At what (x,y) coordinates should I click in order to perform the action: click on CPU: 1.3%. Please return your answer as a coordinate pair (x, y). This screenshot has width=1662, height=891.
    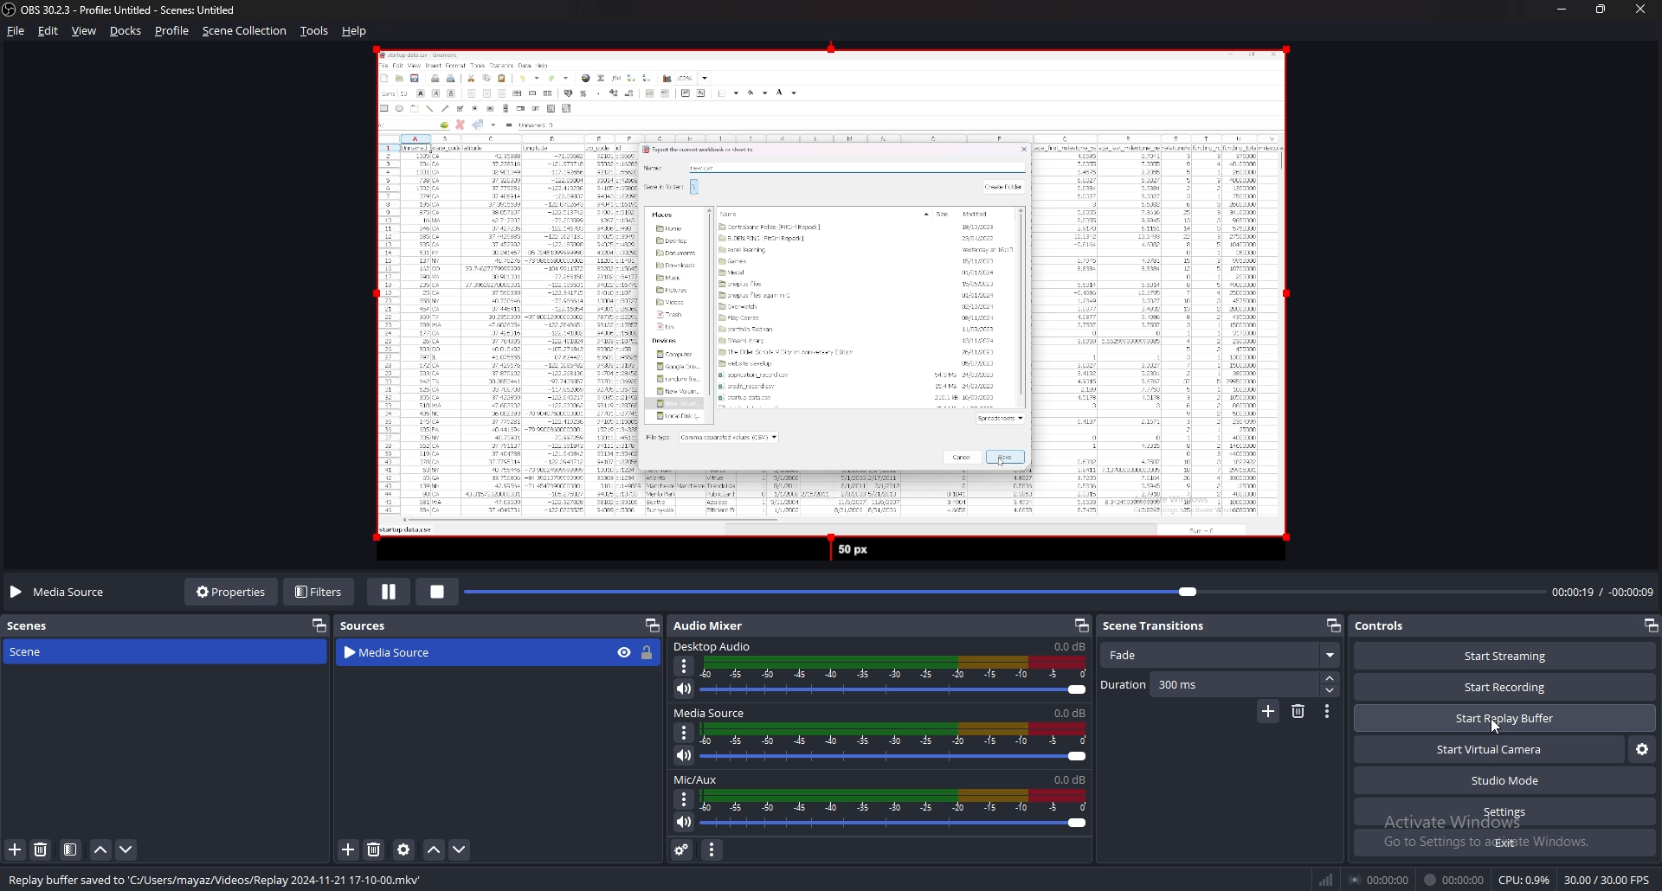
    Looking at the image, I should click on (1524, 880).